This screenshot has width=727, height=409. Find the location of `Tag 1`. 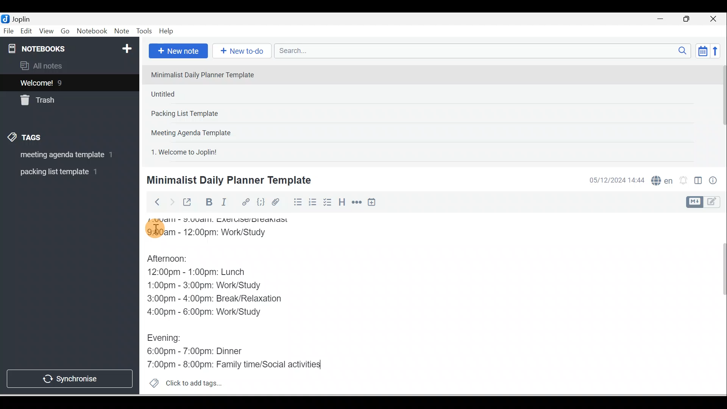

Tag 1 is located at coordinates (59, 155).